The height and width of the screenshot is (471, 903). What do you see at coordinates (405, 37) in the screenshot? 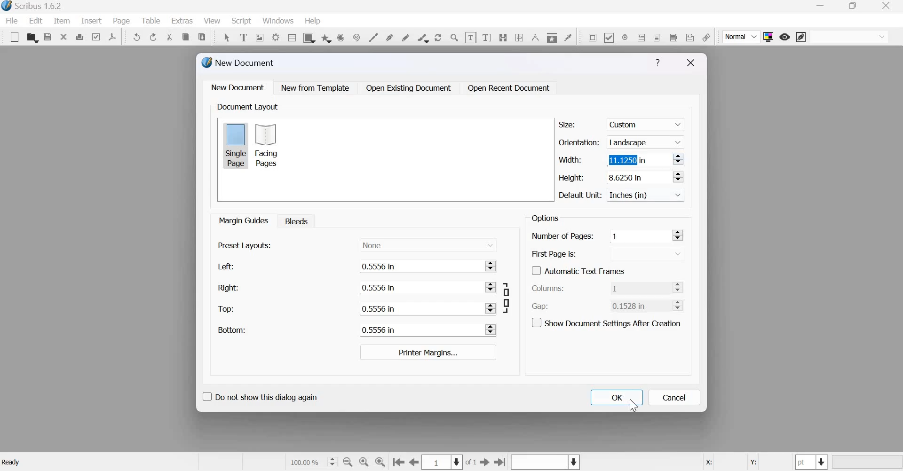
I see `freehand line` at bounding box center [405, 37].